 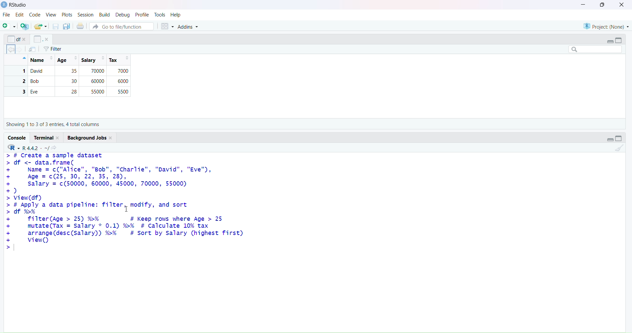 I want to click on background jobs, so click(x=91, y=138).